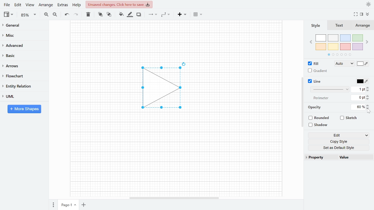  Describe the element at coordinates (357, 107) in the screenshot. I see `Current Opacity` at that location.